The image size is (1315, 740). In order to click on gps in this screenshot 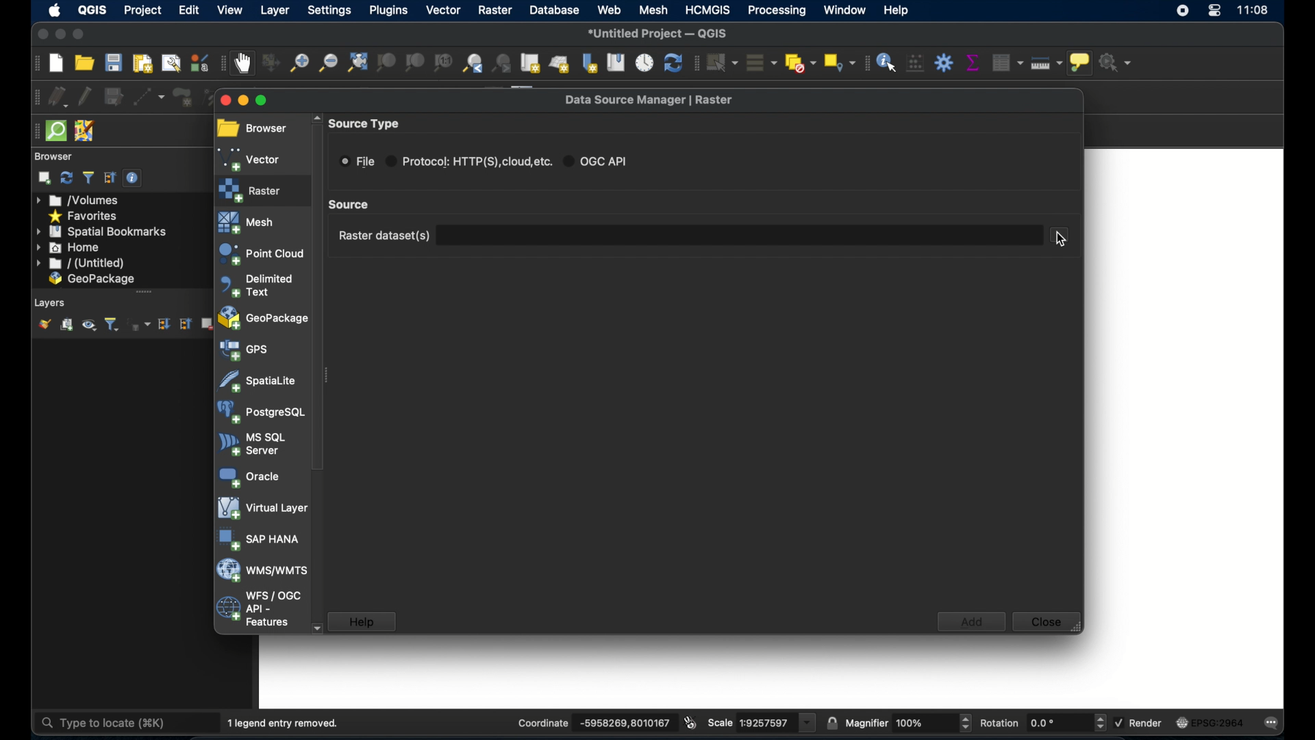, I will do `click(245, 351)`.